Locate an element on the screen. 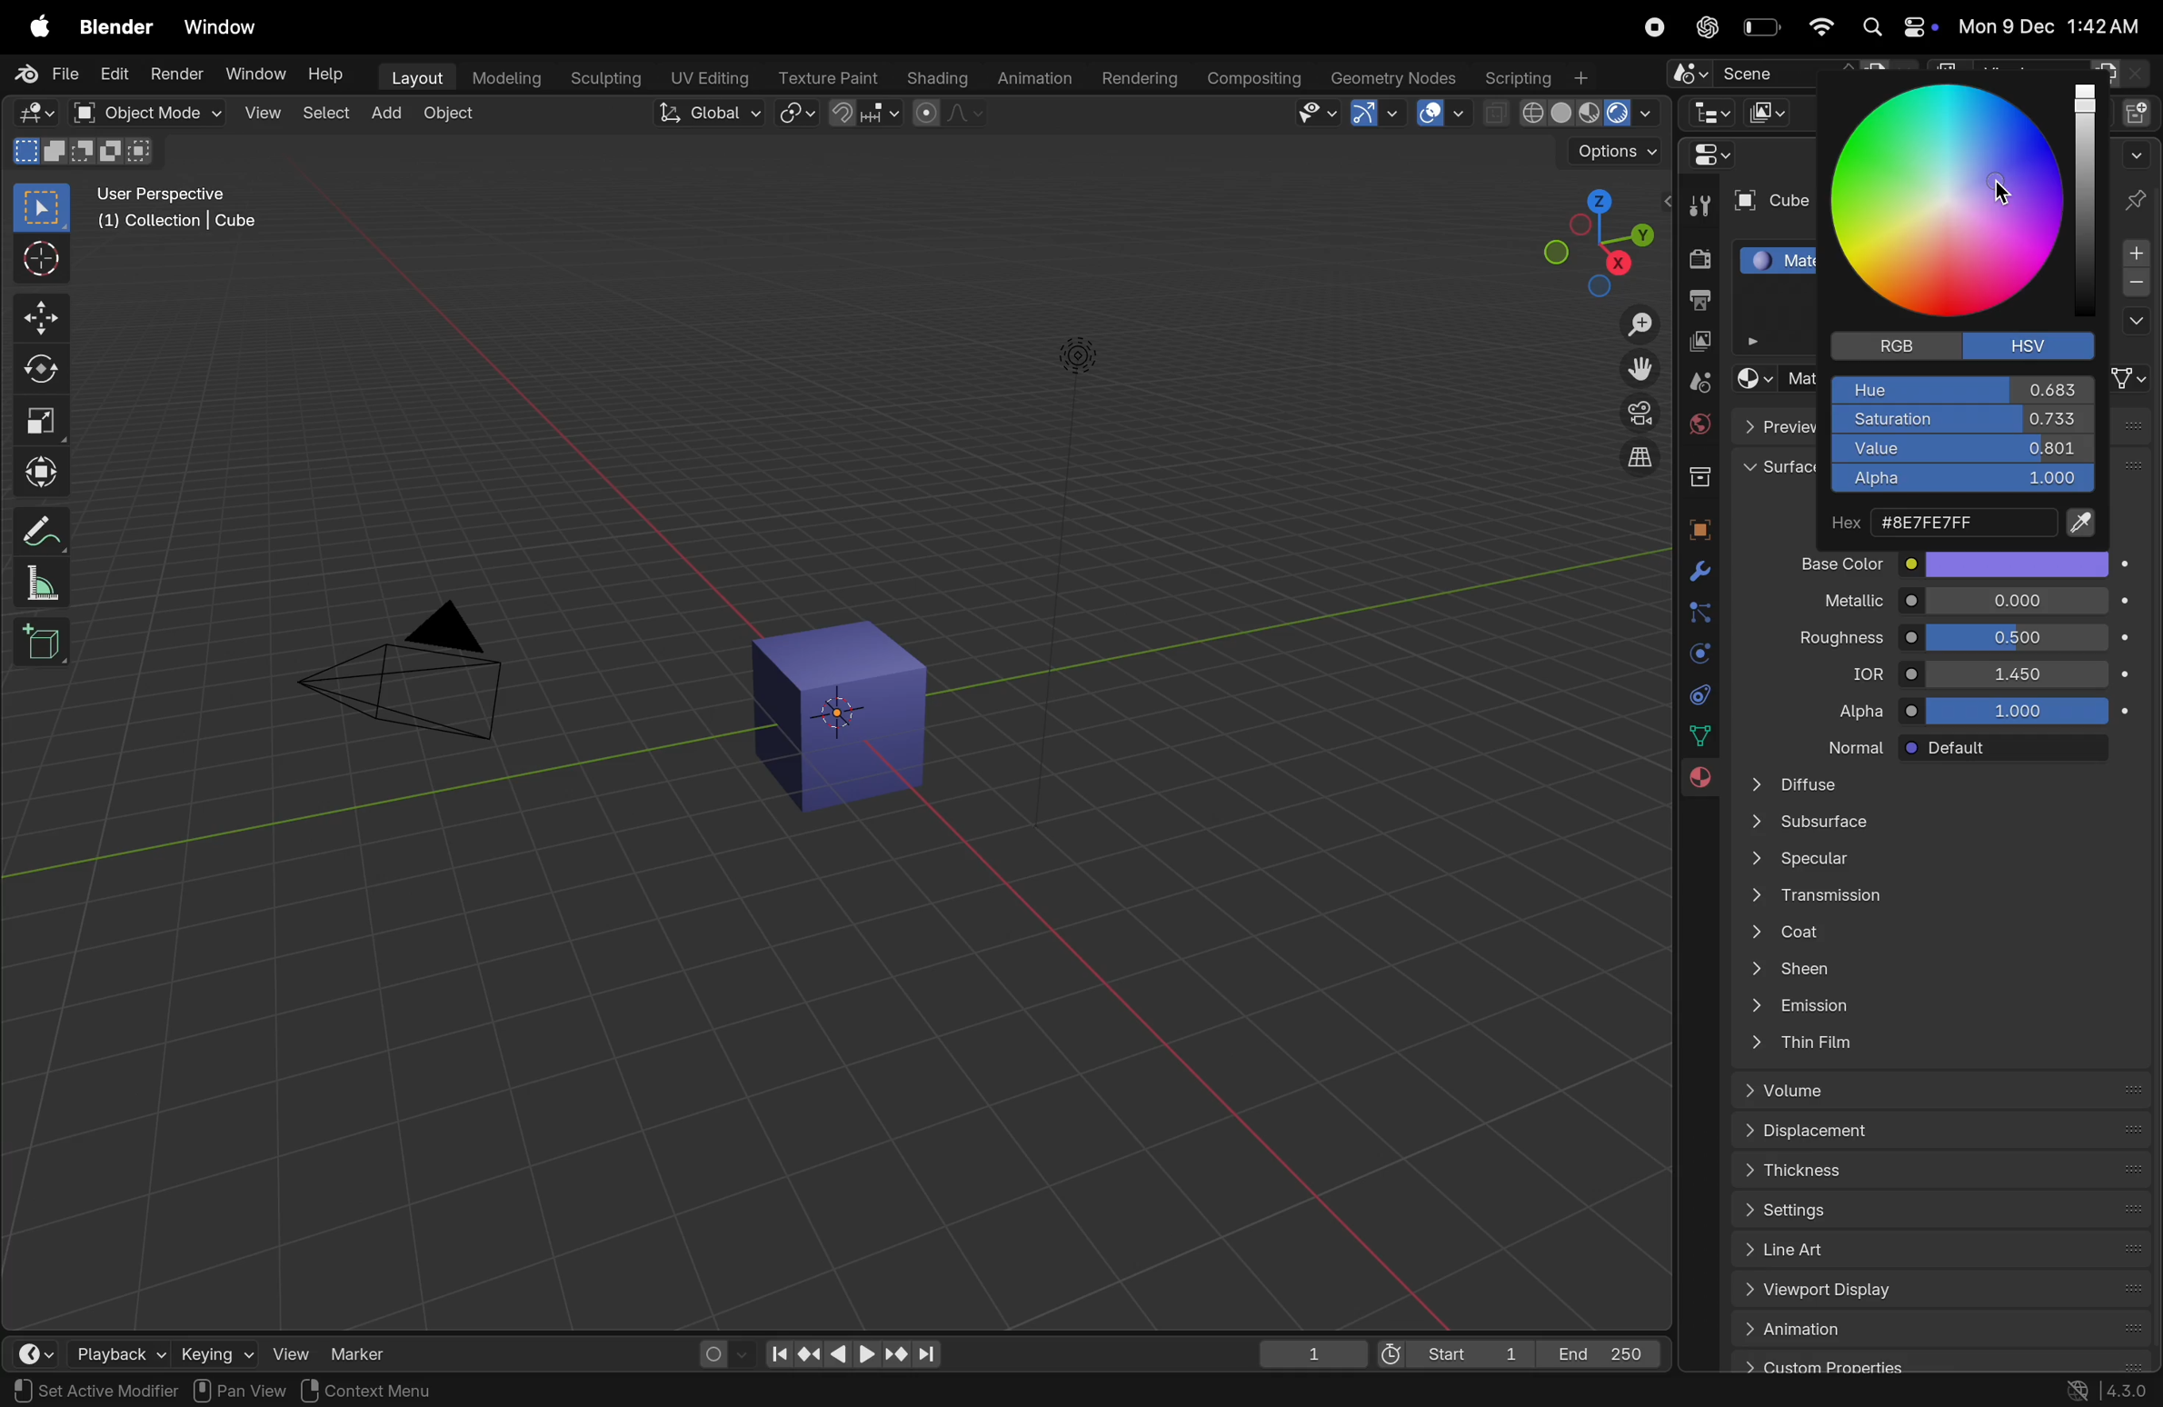 Image resolution: width=2163 pixels, height=1407 pixels. measure  is located at coordinates (38, 583).